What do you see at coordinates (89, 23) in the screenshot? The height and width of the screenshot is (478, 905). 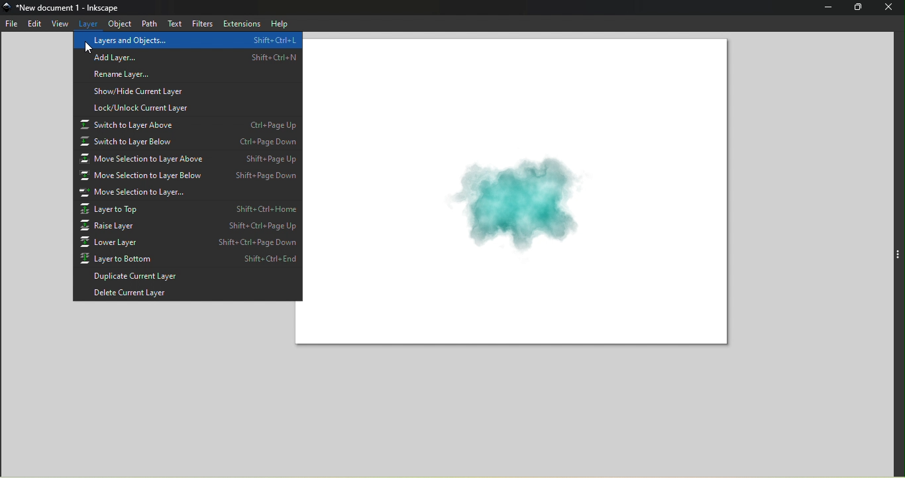 I see `Layer` at bounding box center [89, 23].